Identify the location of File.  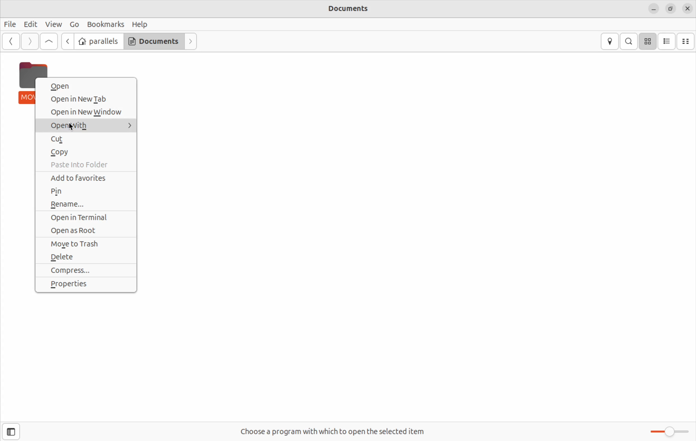
(11, 24).